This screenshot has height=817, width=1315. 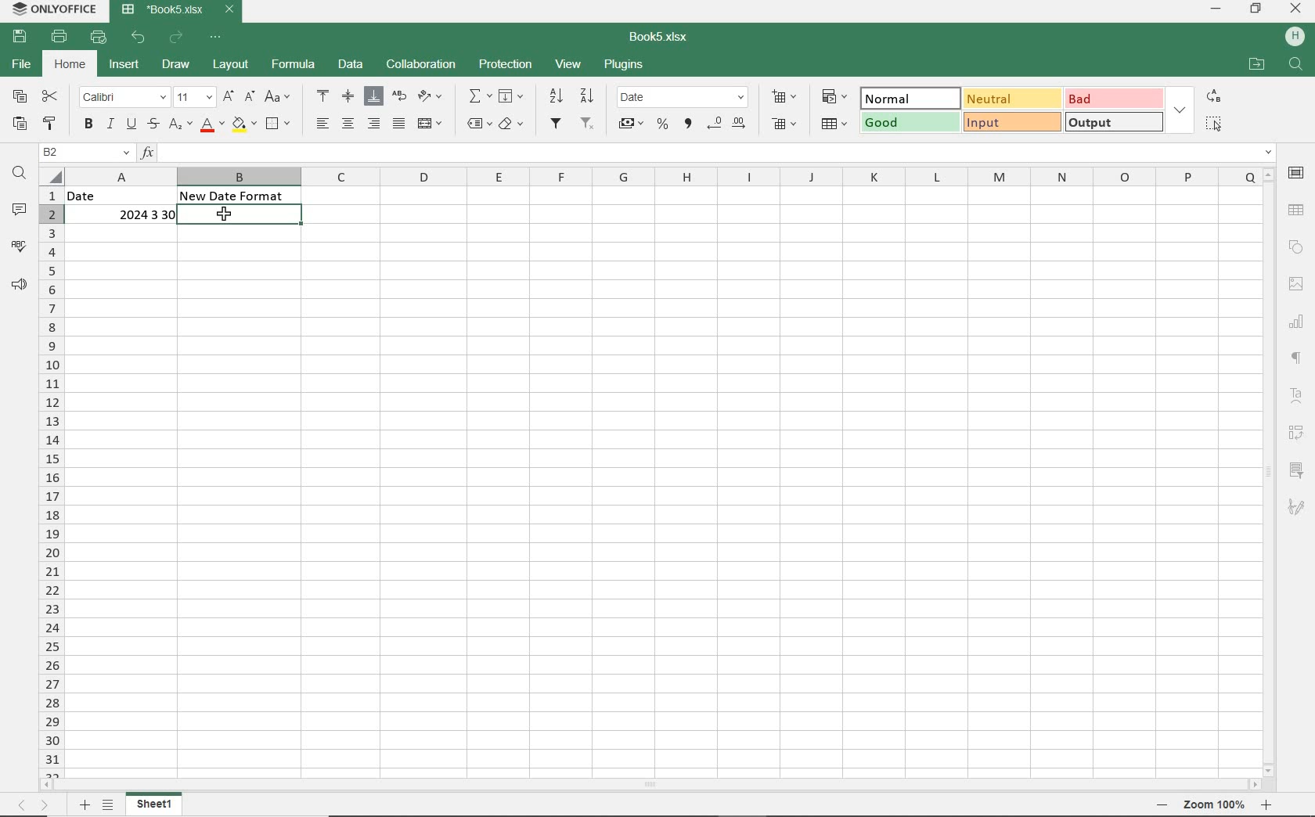 I want to click on COLLABORATION, so click(x=423, y=65).